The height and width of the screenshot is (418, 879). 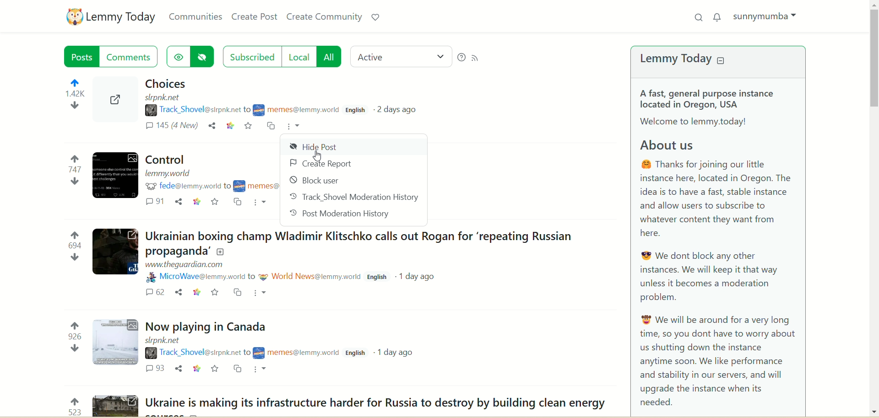 I want to click on 1 day ago(post date), so click(x=420, y=278).